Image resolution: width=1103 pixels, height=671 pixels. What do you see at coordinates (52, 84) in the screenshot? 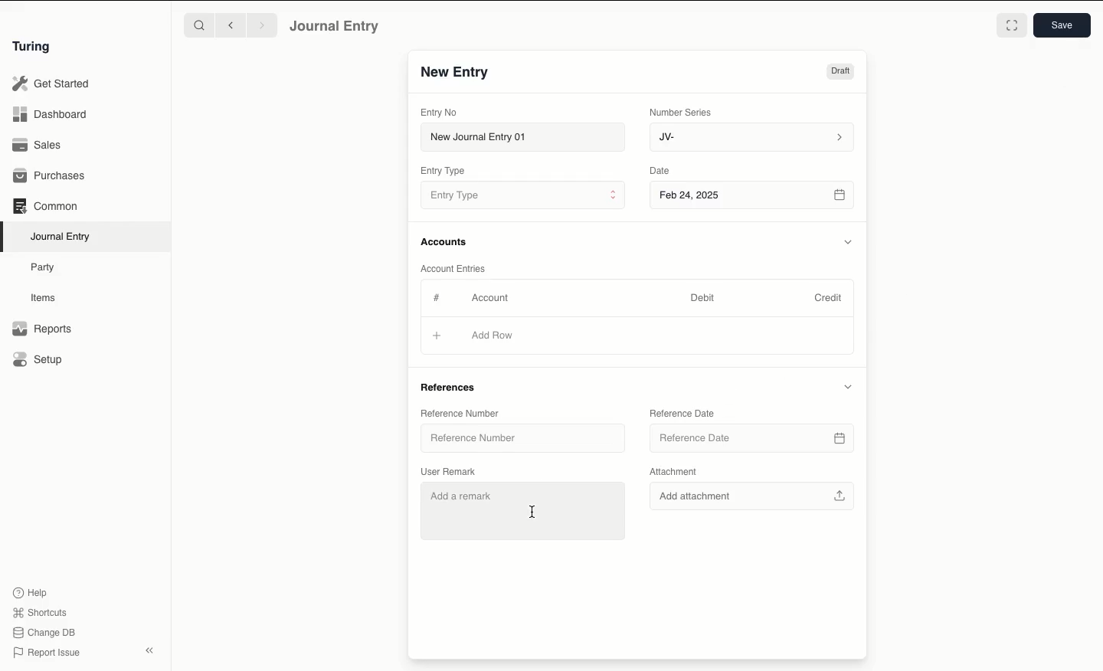
I see `Get Started` at bounding box center [52, 84].